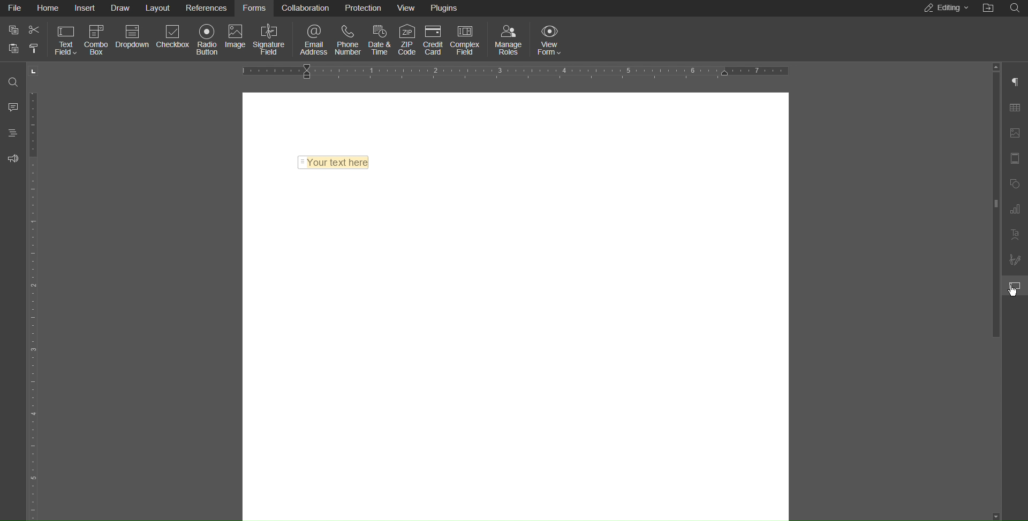 The height and width of the screenshot is (521, 1028). What do you see at coordinates (410, 6) in the screenshot?
I see `View` at bounding box center [410, 6].